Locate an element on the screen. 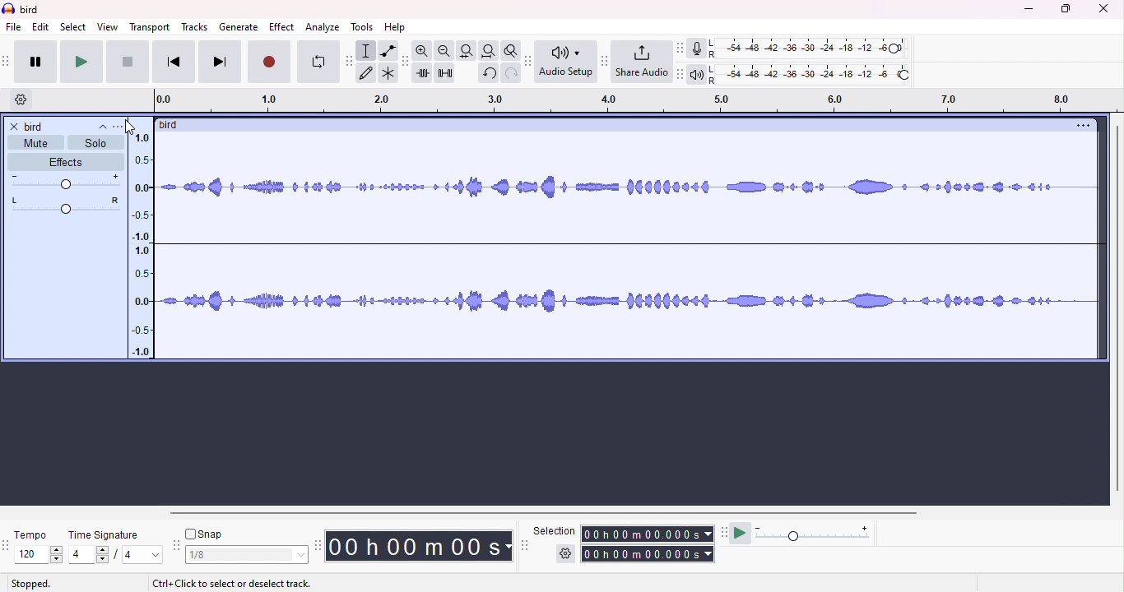 This screenshot has width=1124, height=592. options is located at coordinates (118, 128).